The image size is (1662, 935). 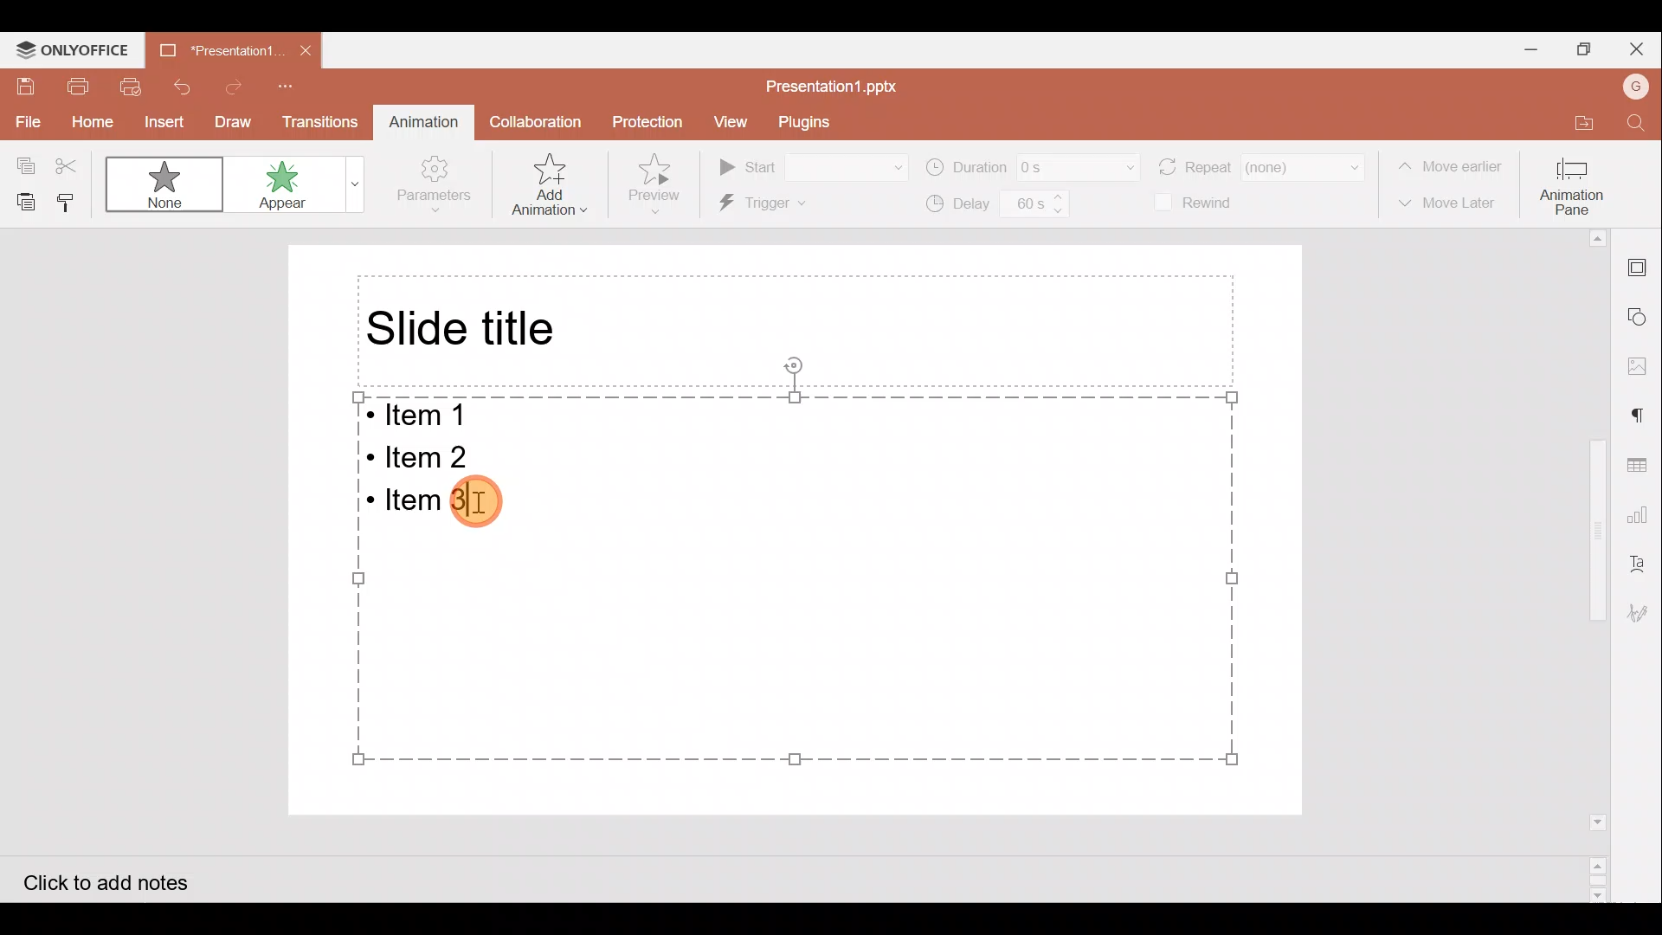 What do you see at coordinates (212, 54) in the screenshot?
I see `Presentation1.` at bounding box center [212, 54].